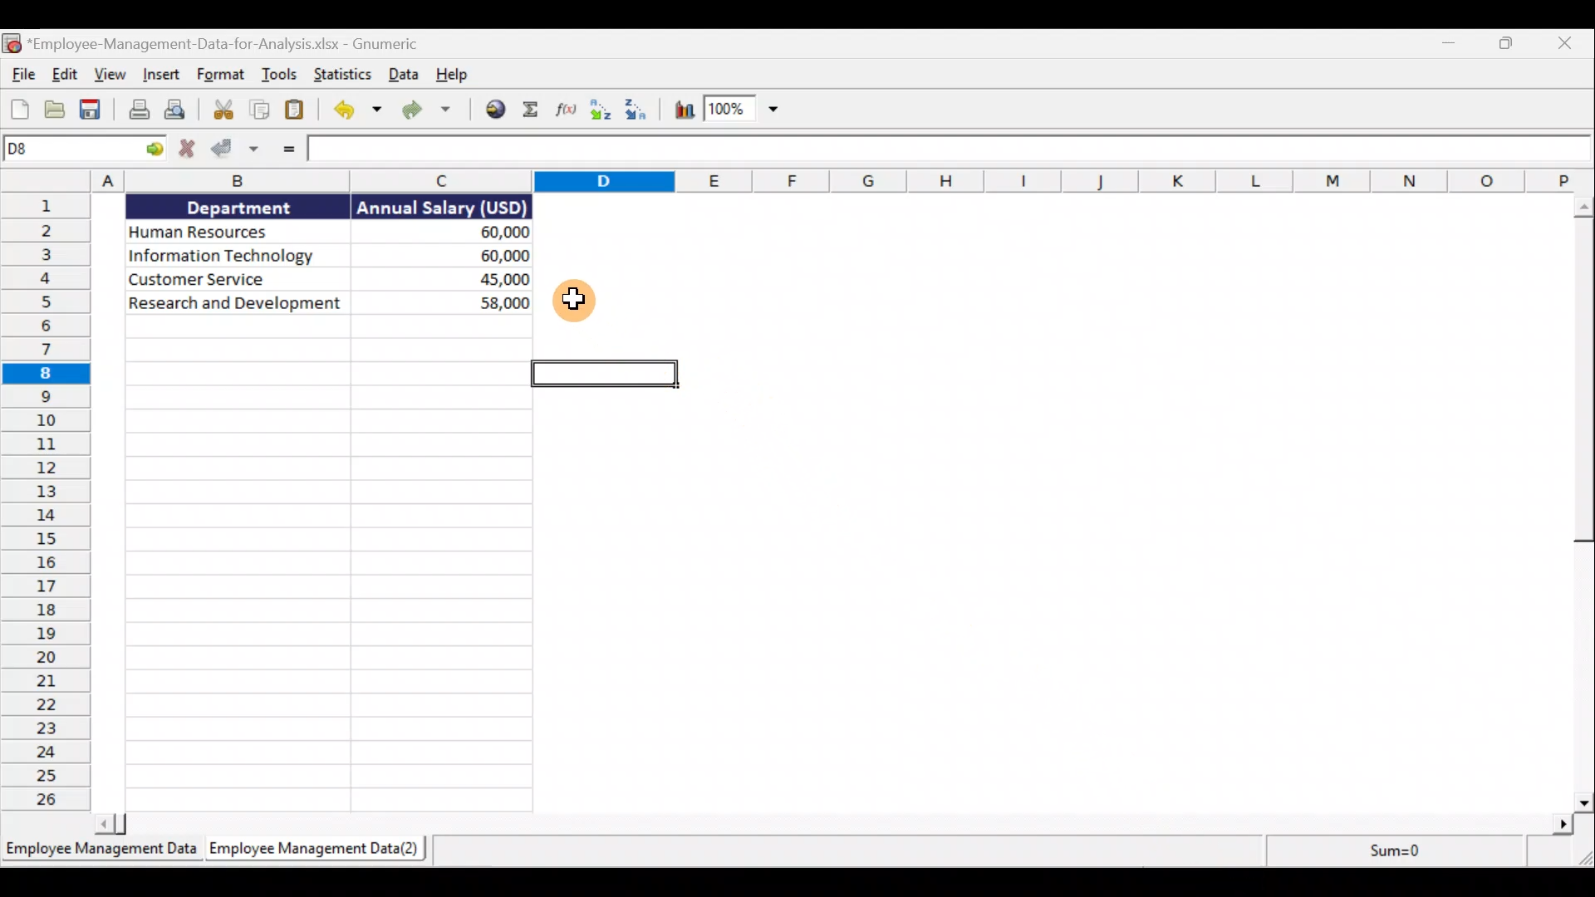  I want to click on Data, so click(336, 257).